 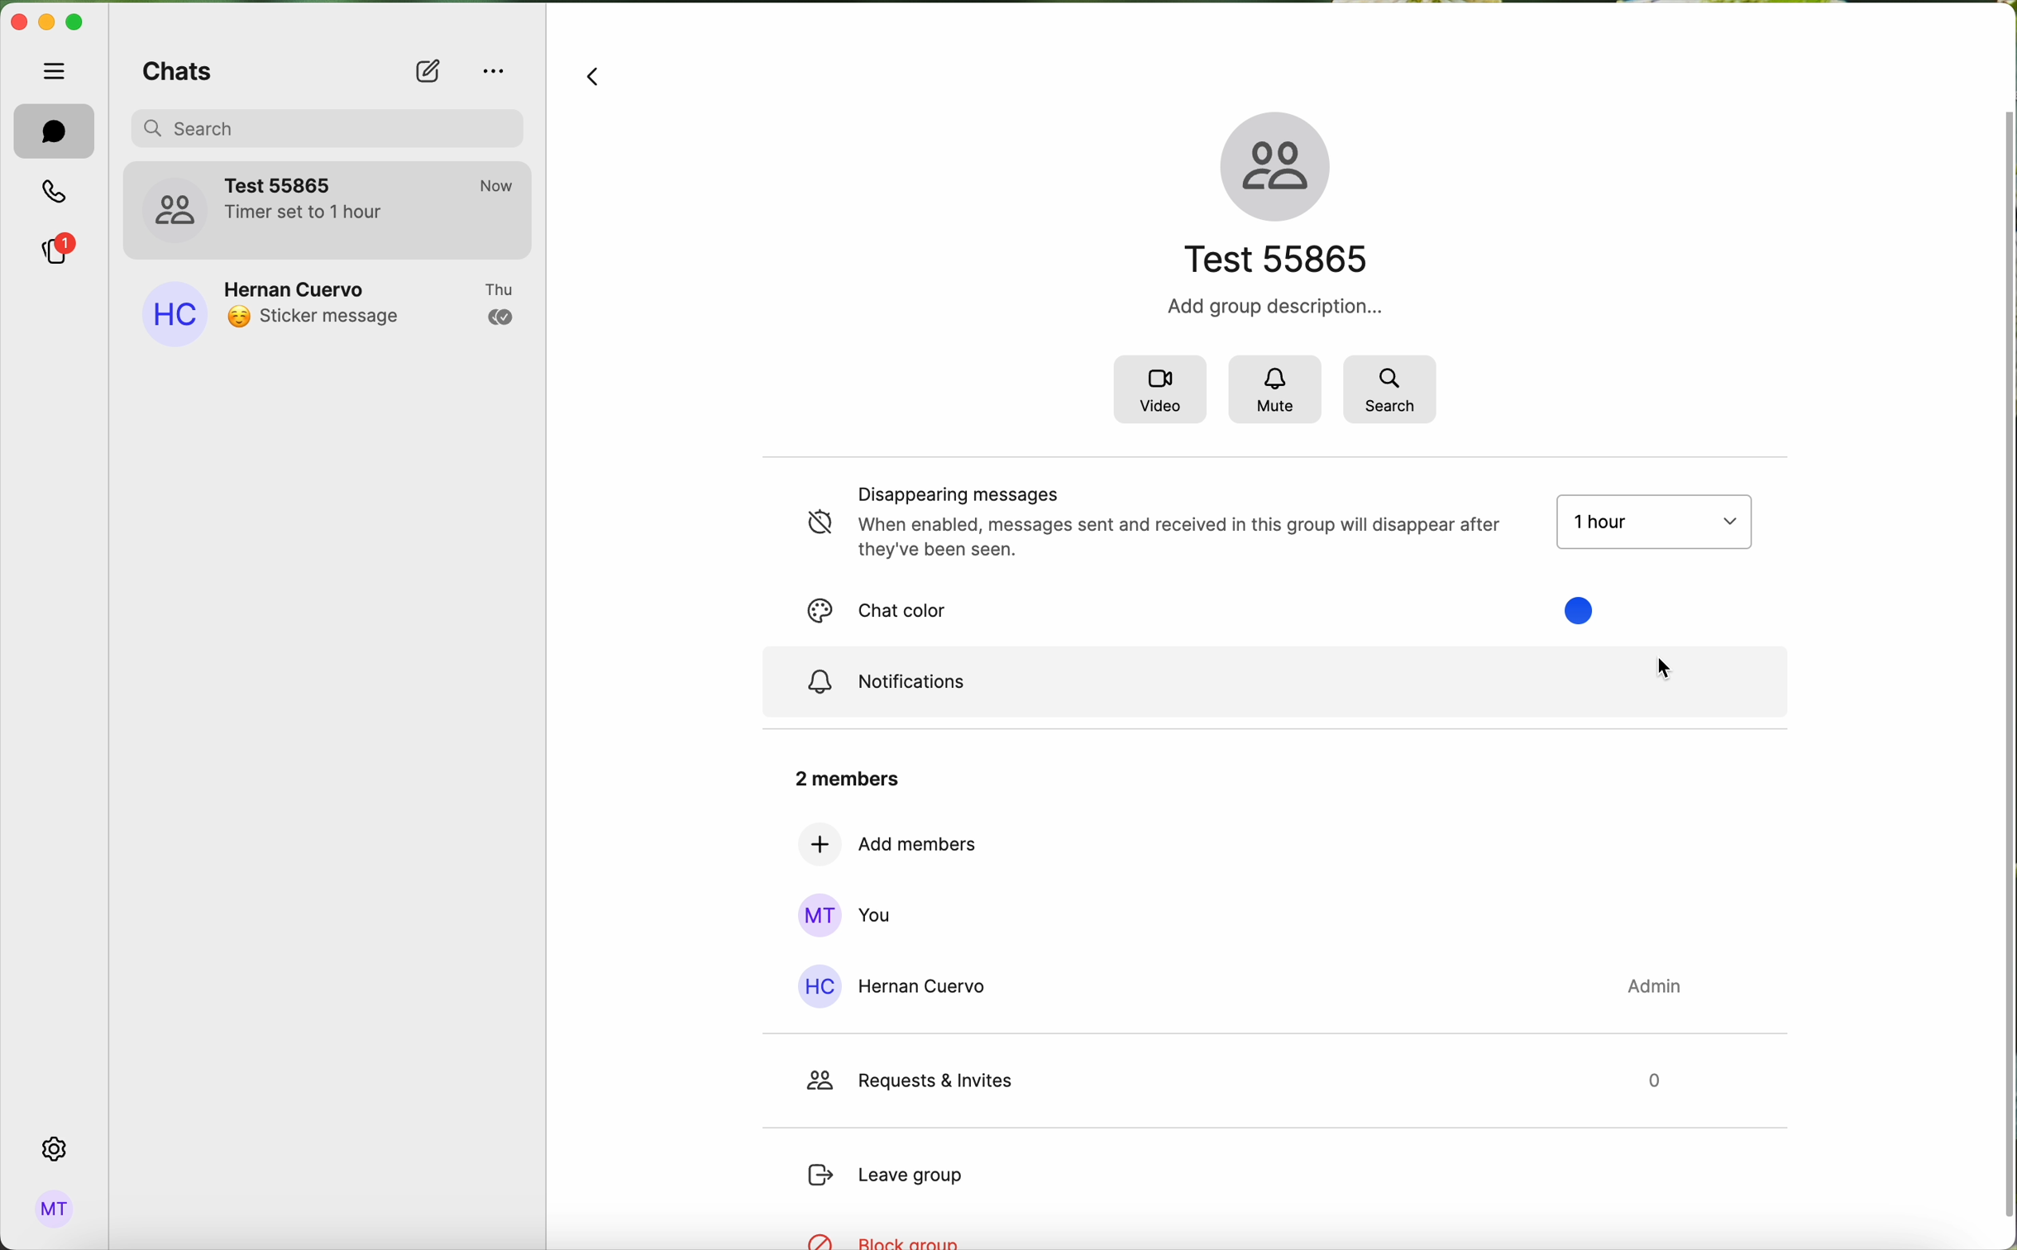 I want to click on cursor, so click(x=1665, y=670).